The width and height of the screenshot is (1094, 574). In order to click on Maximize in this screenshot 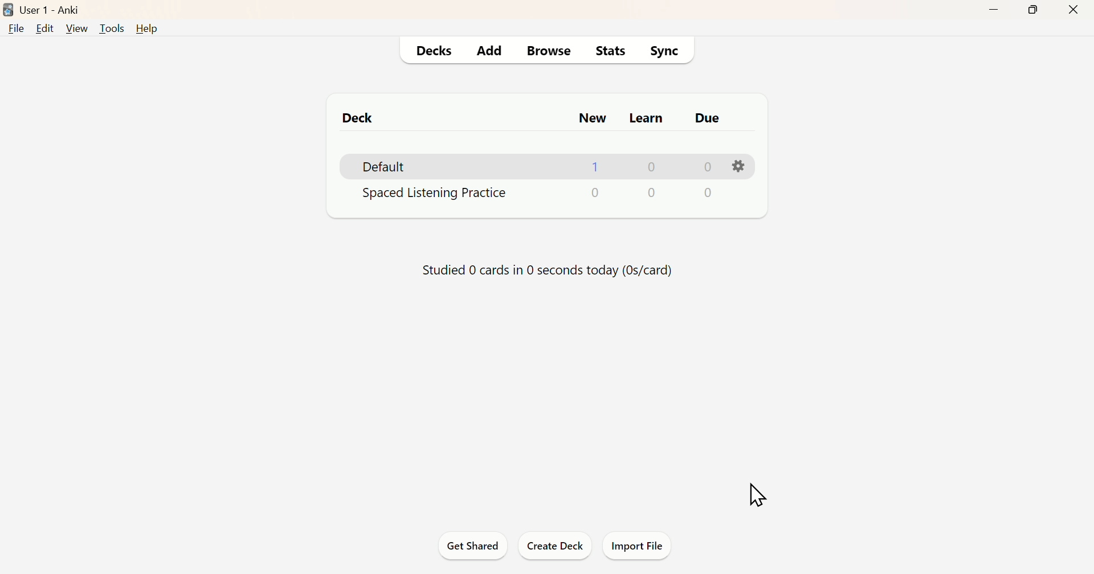, I will do `click(1036, 11)`.